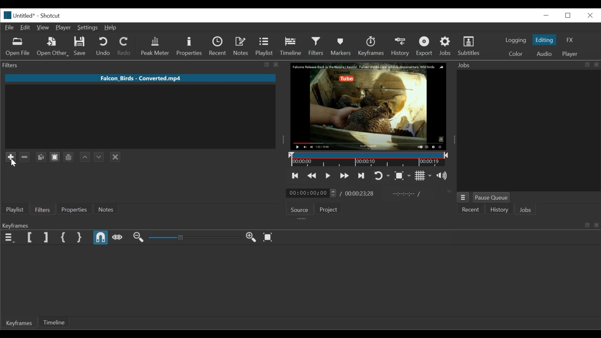 This screenshot has width=601, height=338. Describe the element at coordinates (570, 54) in the screenshot. I see `Player` at that location.